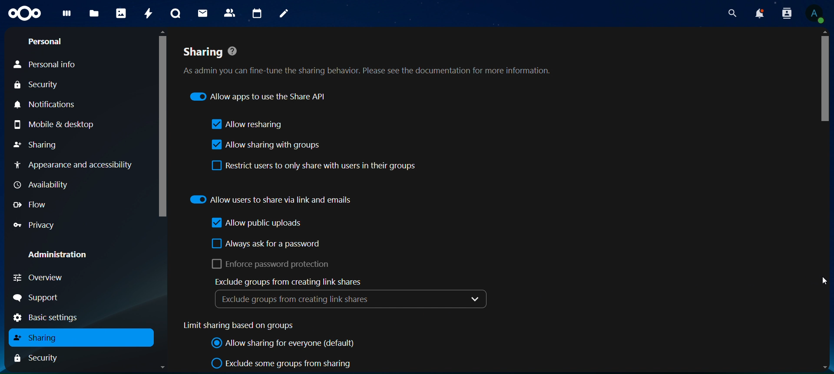  I want to click on notifications, so click(53, 105).